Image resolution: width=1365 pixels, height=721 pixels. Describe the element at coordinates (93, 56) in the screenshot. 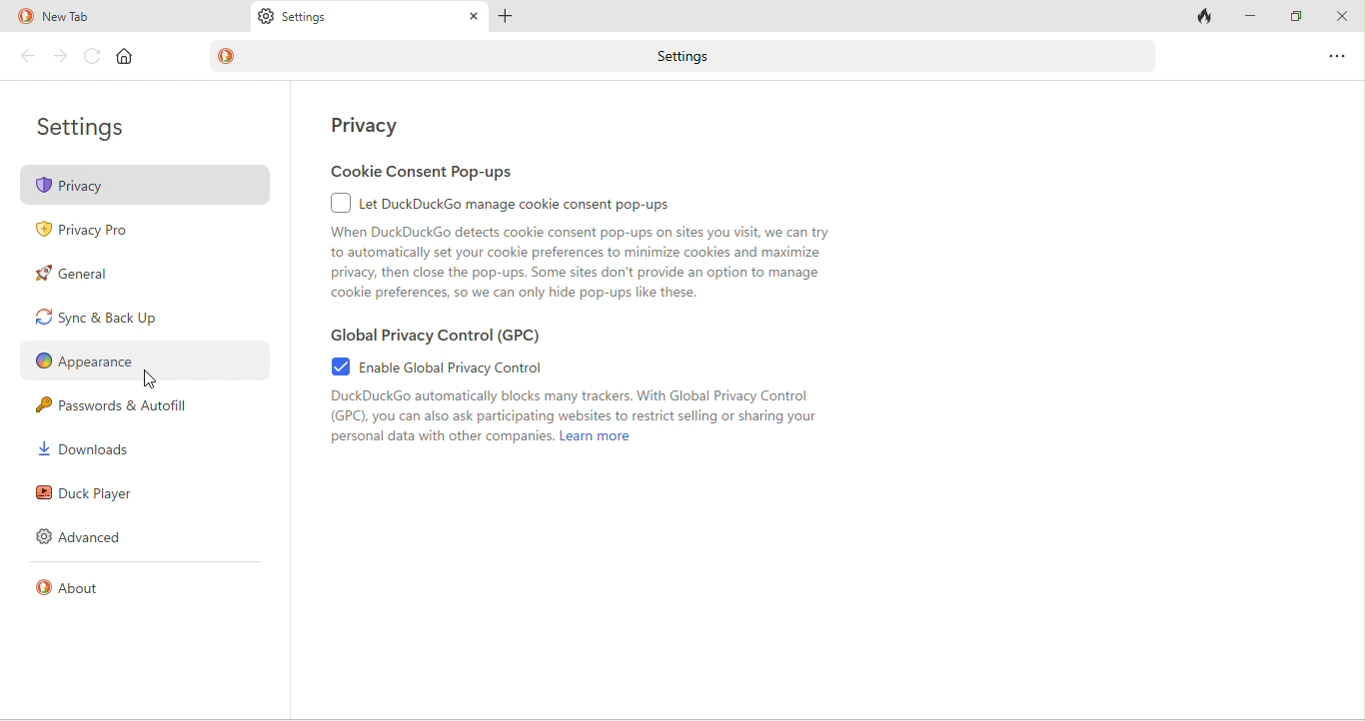

I see `reload page` at that location.